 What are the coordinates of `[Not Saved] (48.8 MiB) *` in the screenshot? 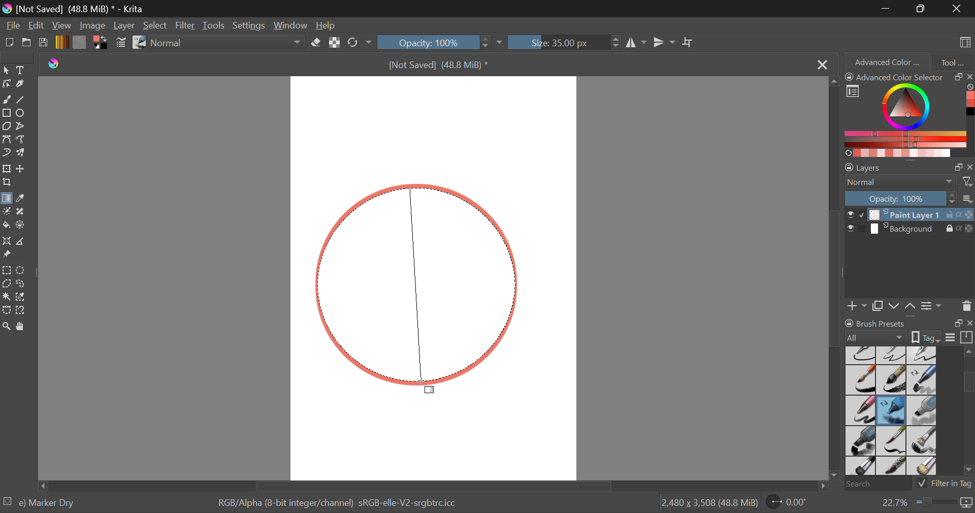 It's located at (437, 65).